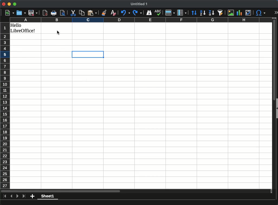 The image size is (278, 205). Describe the element at coordinates (149, 13) in the screenshot. I see `finder` at that location.